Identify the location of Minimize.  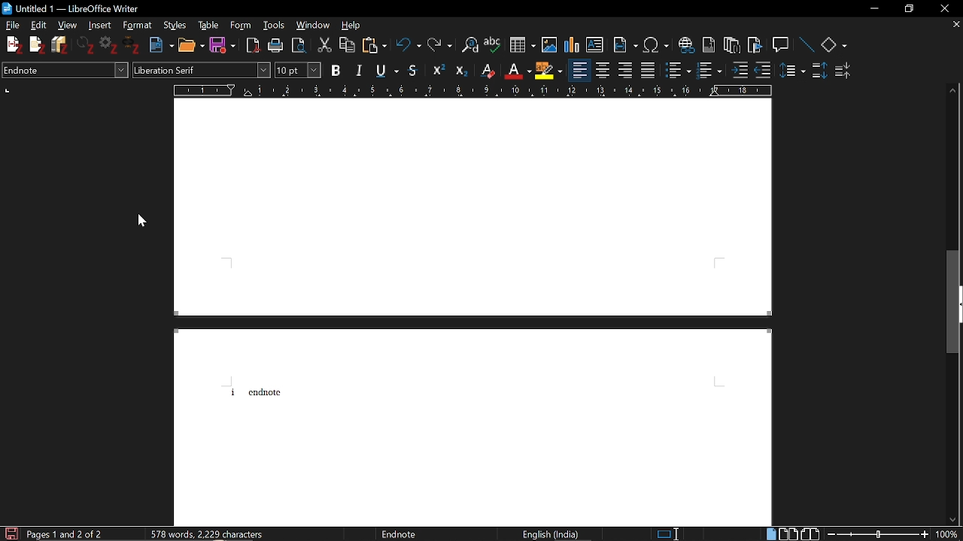
(871, 10).